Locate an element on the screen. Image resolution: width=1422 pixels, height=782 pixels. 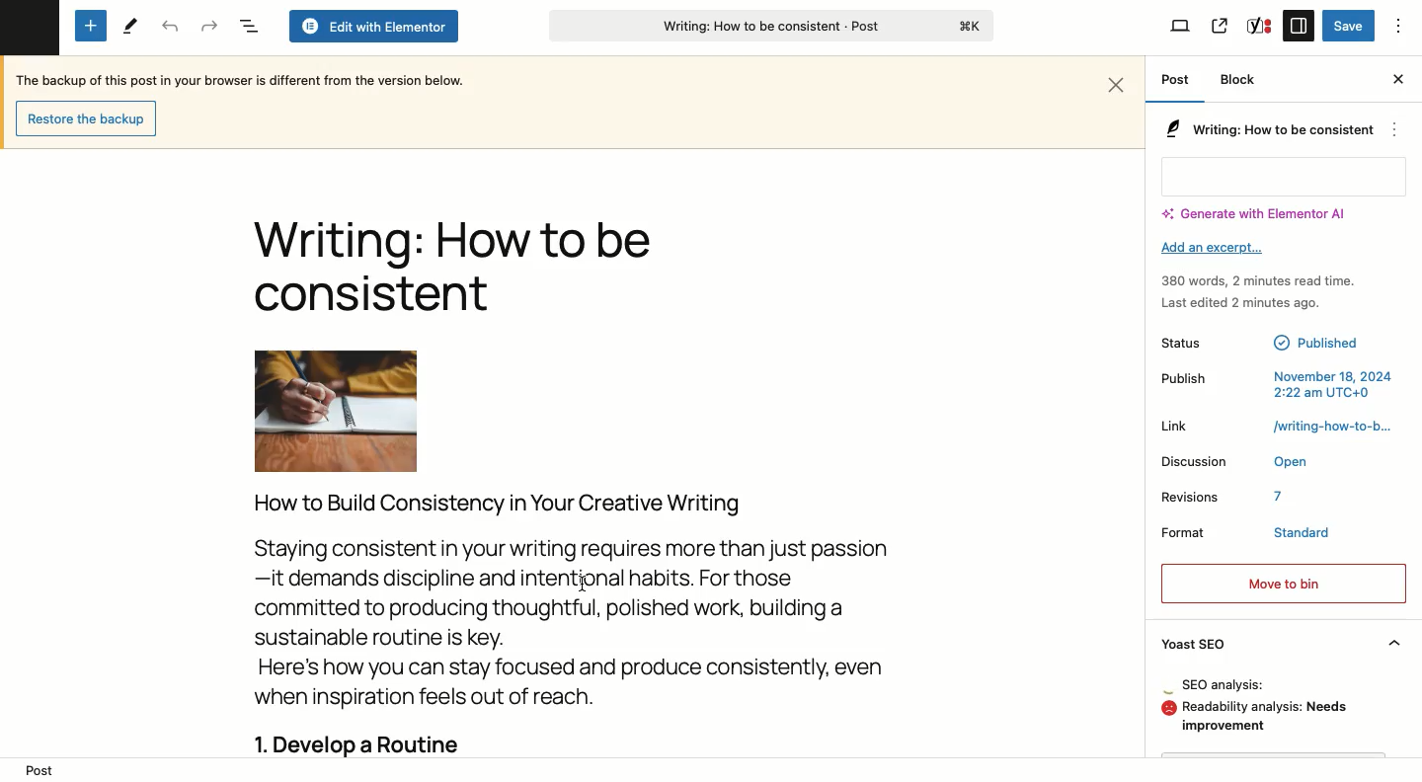
Yoast is located at coordinates (1260, 25).